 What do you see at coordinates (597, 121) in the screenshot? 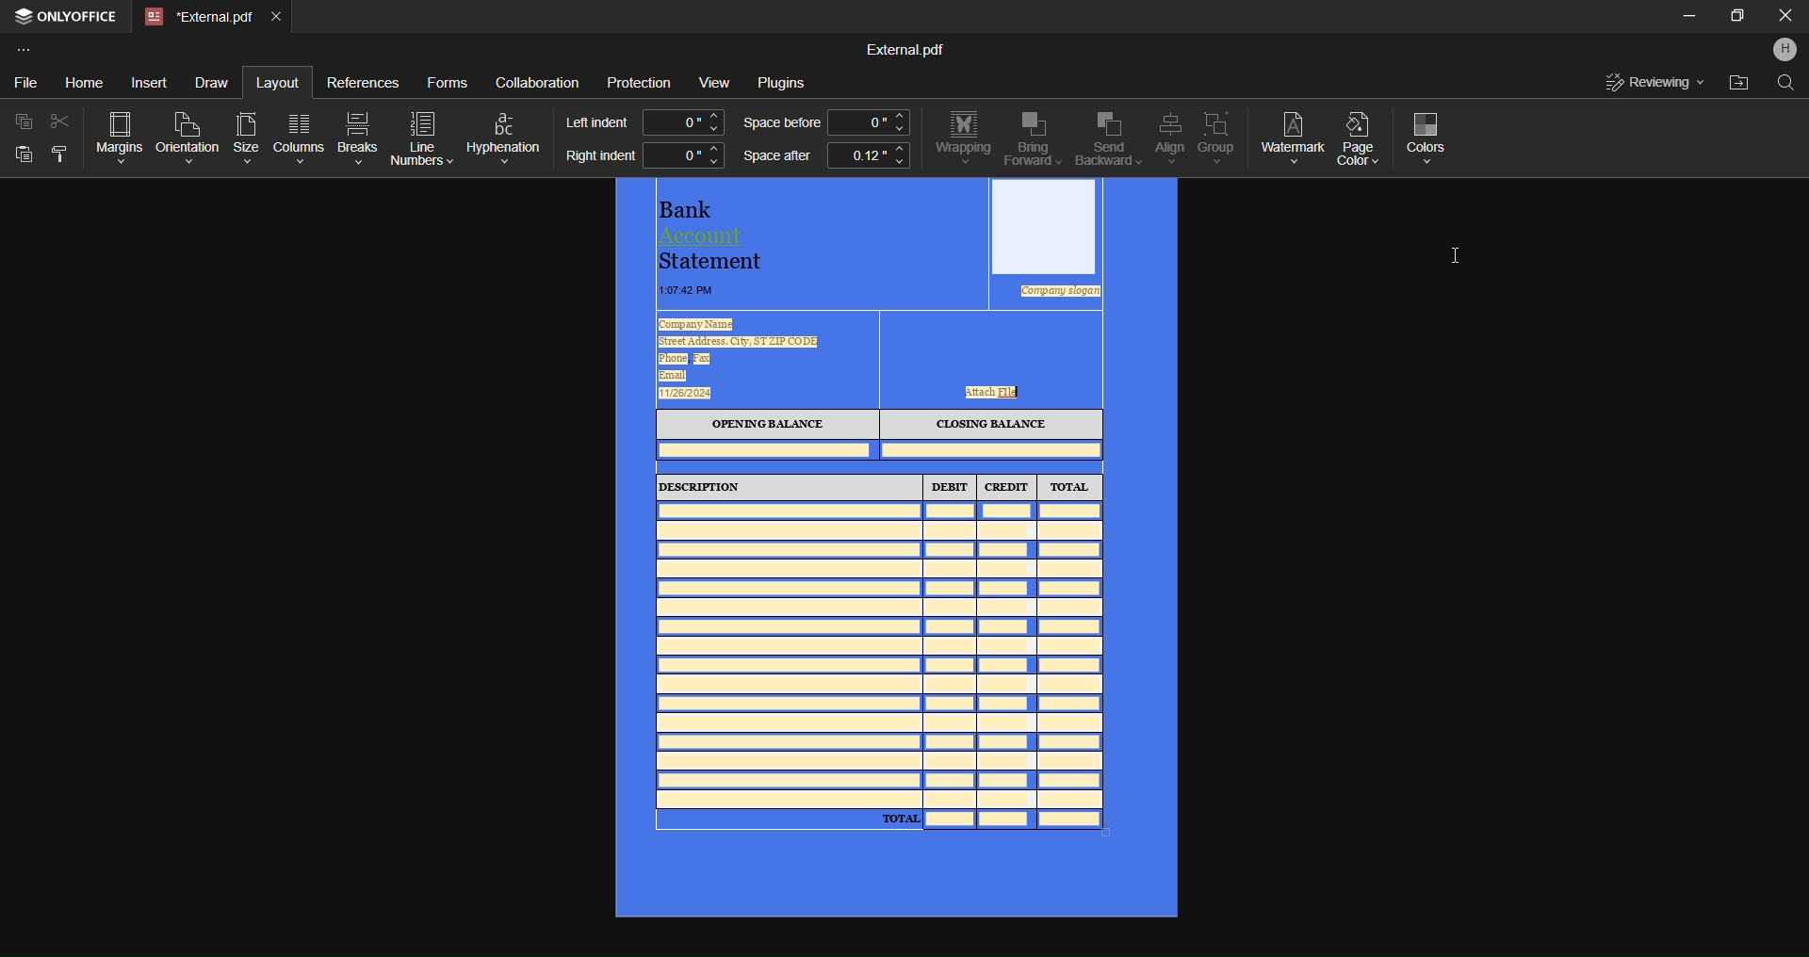
I see `Left Indent` at bounding box center [597, 121].